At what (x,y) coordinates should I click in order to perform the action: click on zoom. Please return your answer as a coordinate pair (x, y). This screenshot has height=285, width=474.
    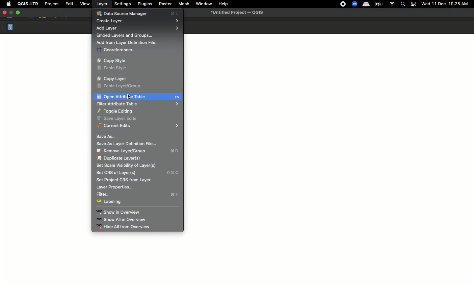
    Looking at the image, I should click on (354, 4).